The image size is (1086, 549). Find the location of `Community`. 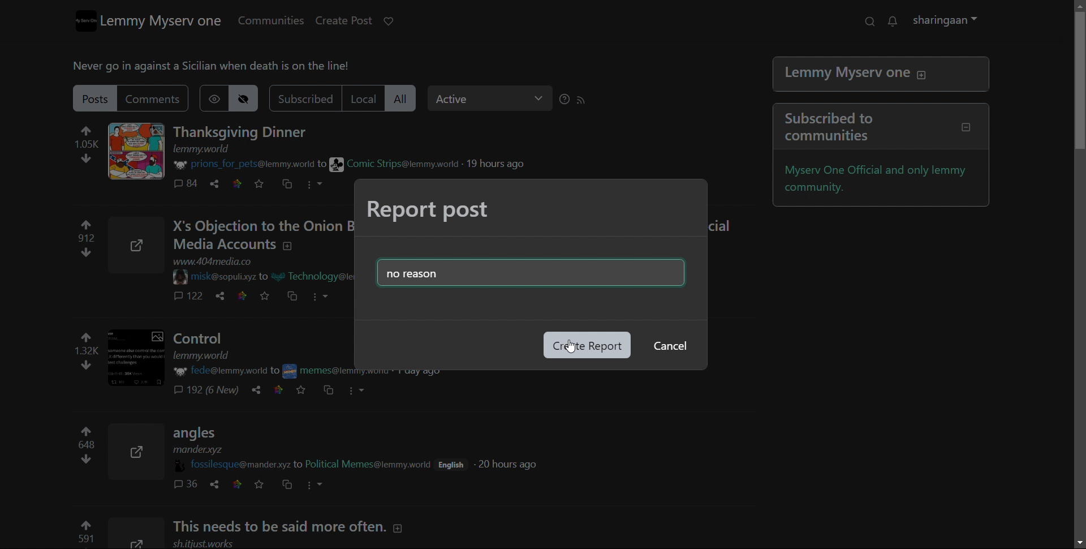

Community is located at coordinates (321, 278).